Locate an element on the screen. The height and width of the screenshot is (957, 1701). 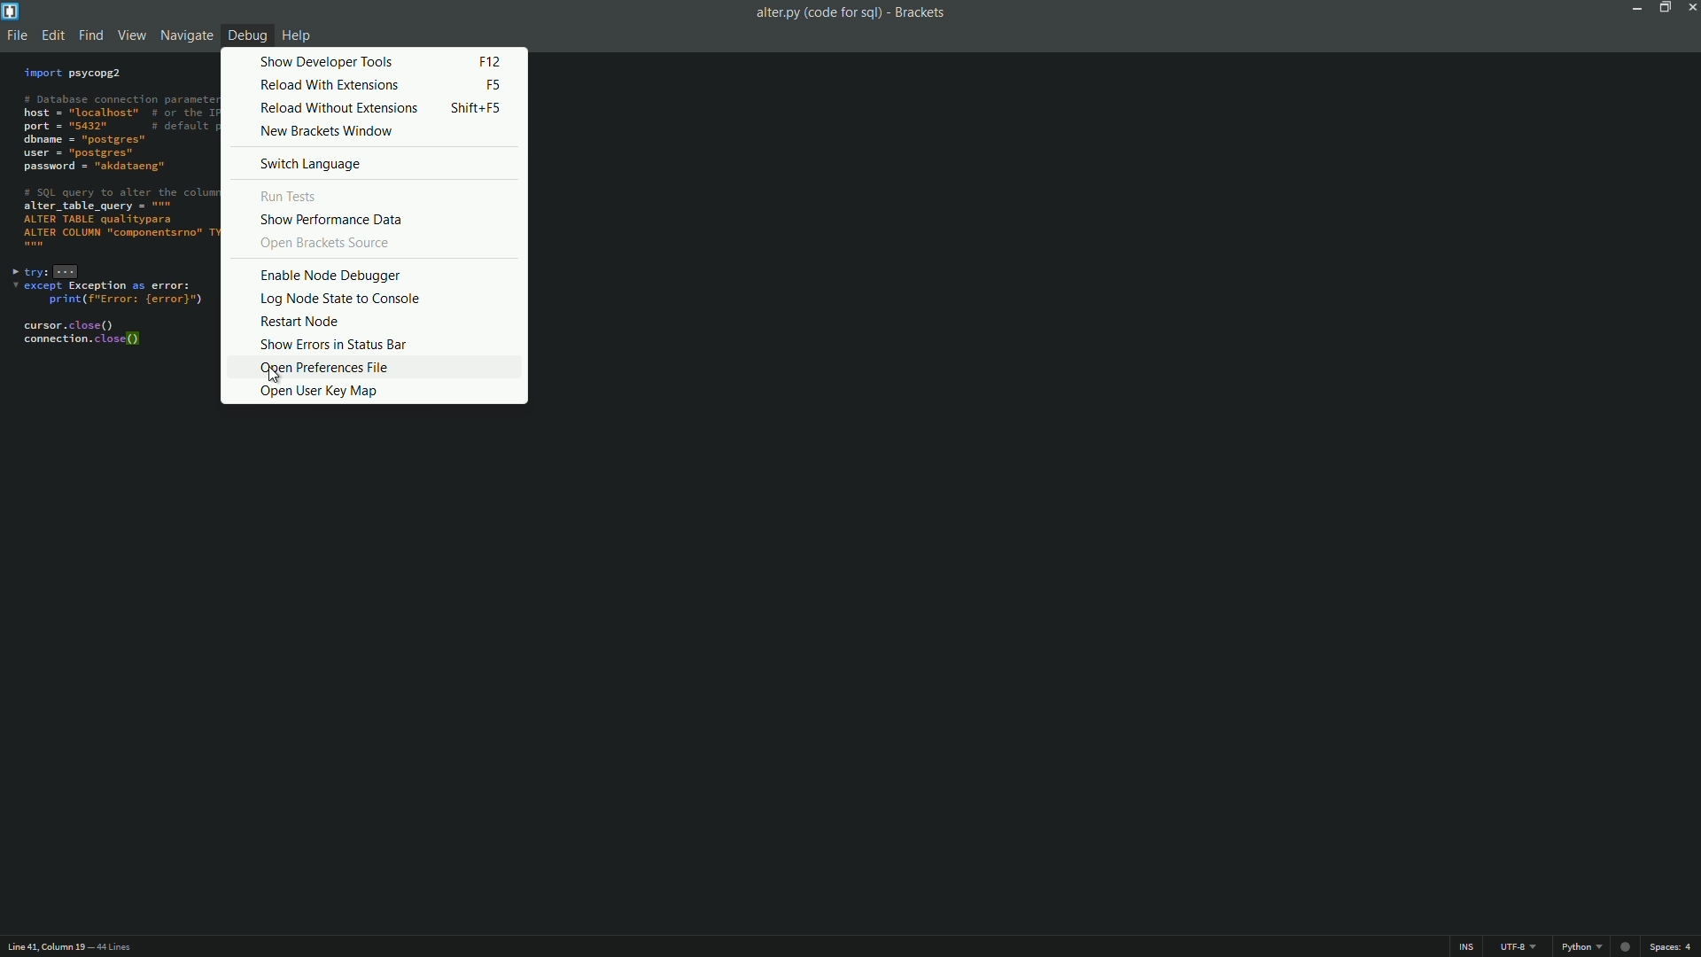
Reload without extensions is located at coordinates (366, 109).